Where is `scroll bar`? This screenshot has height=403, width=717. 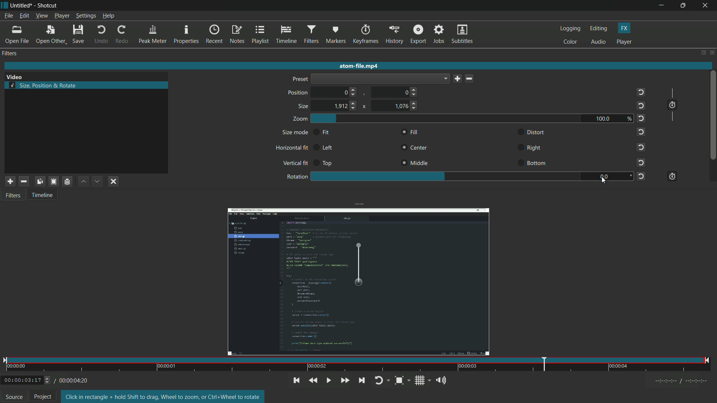 scroll bar is located at coordinates (713, 115).